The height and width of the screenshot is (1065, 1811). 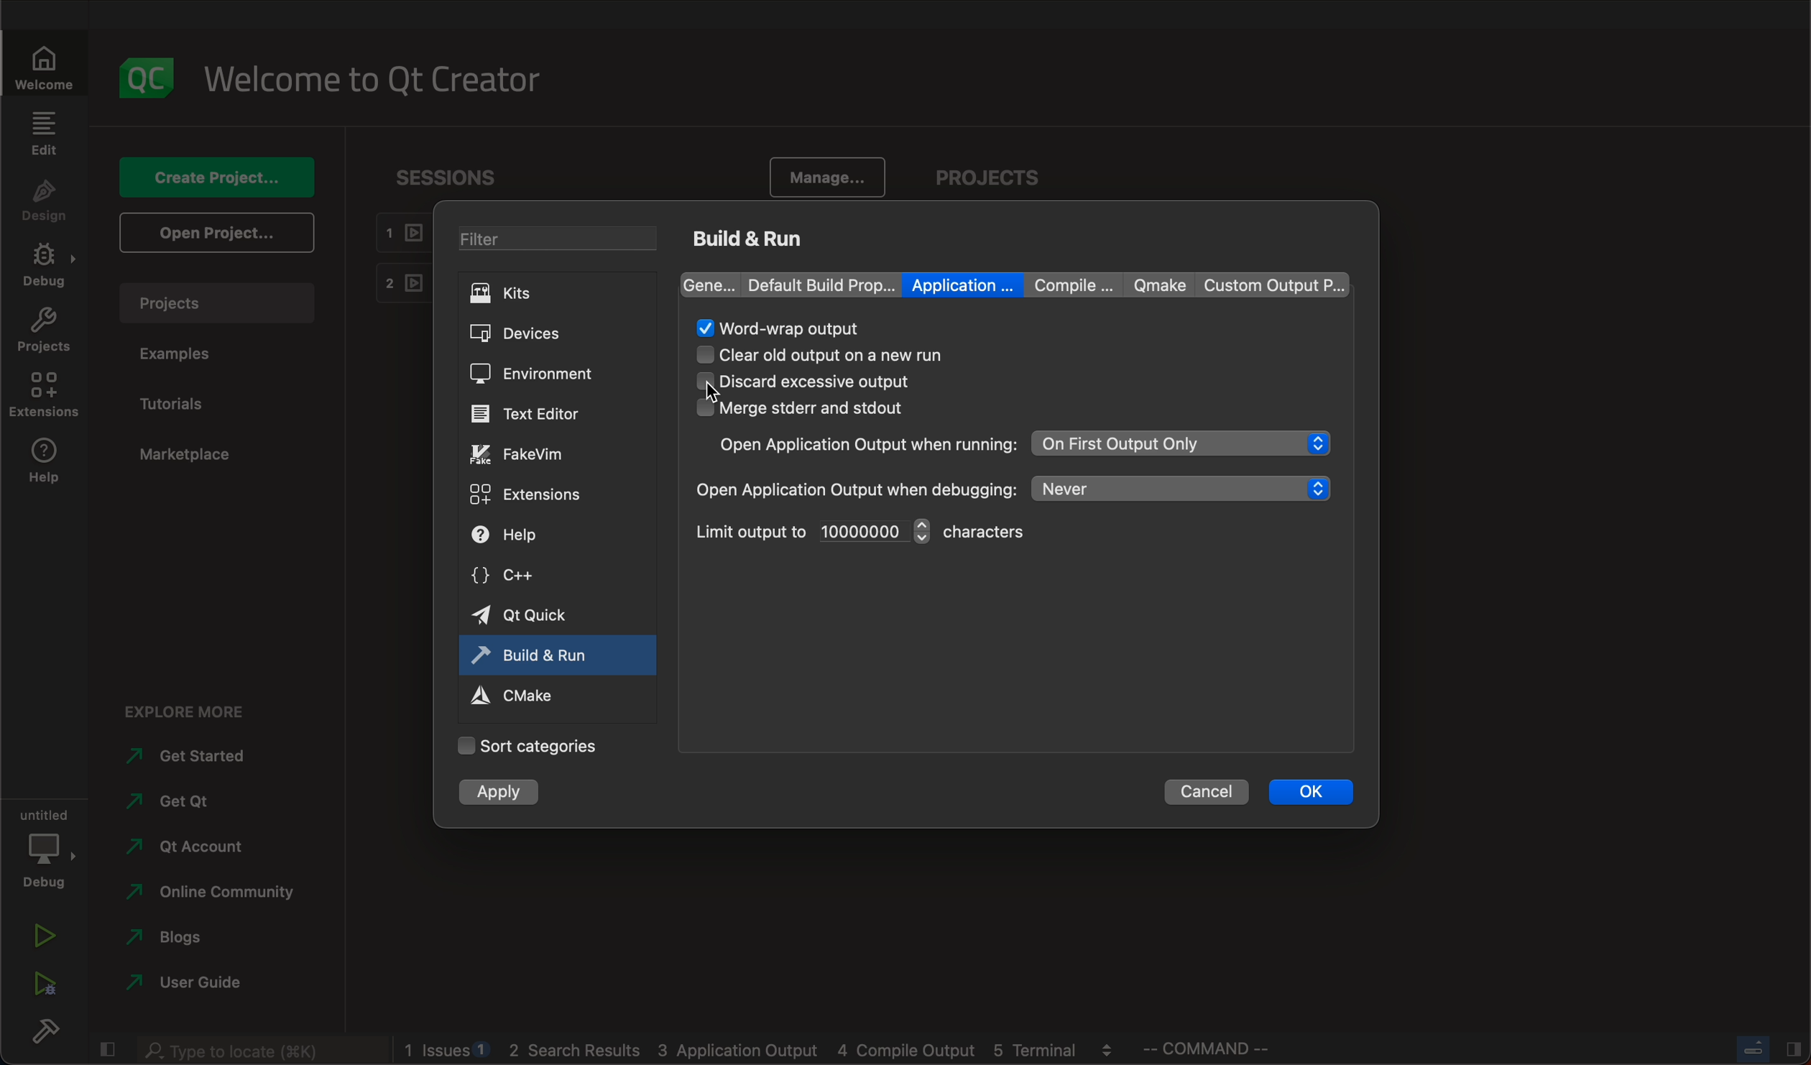 I want to click on compile, so click(x=1070, y=286).